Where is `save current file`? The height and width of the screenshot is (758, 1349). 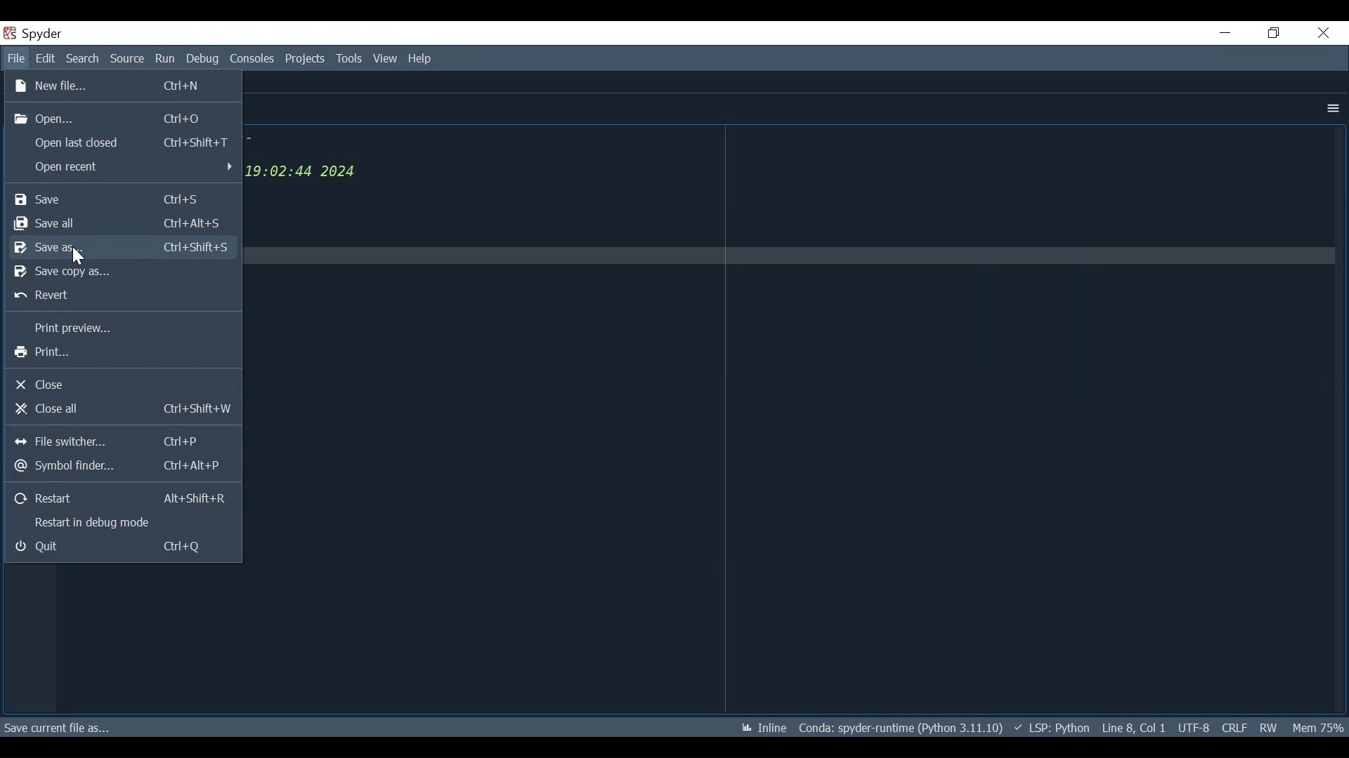
save current file is located at coordinates (58, 726).